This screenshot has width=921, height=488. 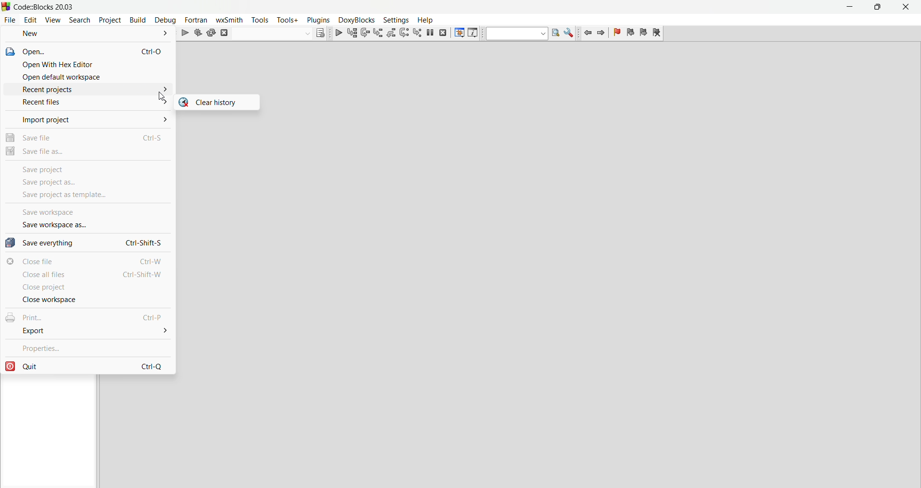 I want to click on clear history, so click(x=220, y=103).